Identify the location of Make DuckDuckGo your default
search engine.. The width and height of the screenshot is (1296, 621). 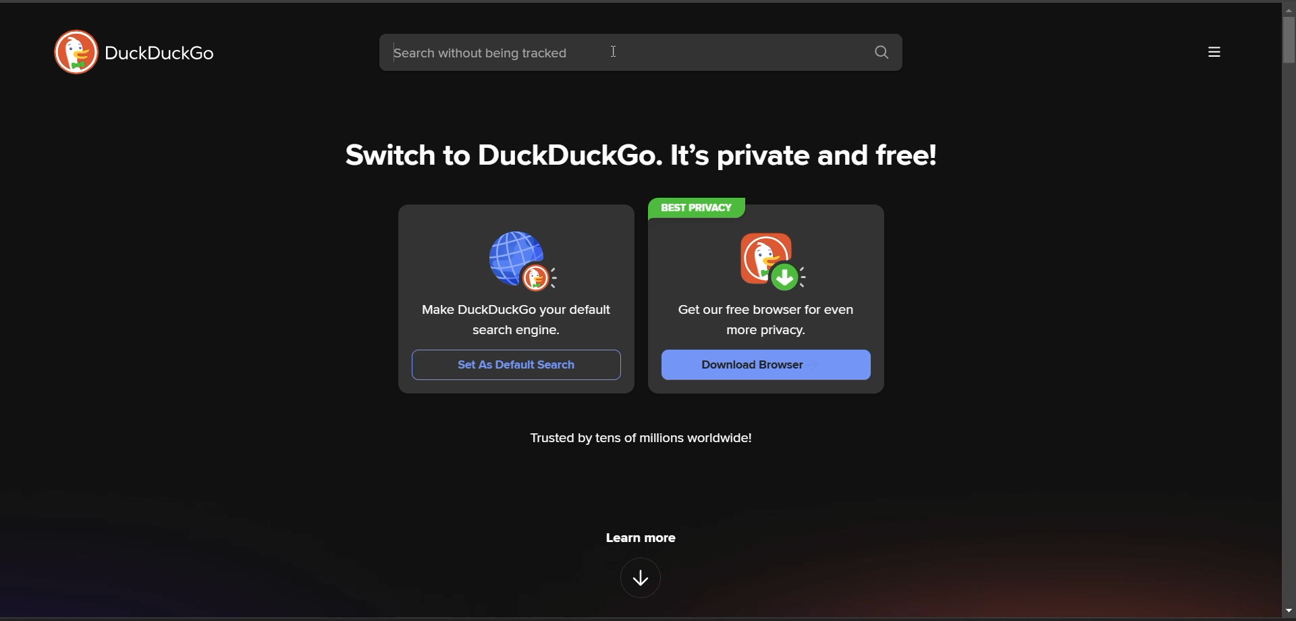
(516, 321).